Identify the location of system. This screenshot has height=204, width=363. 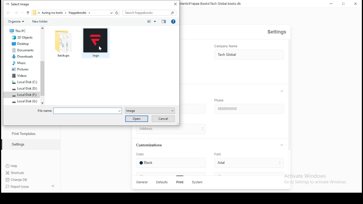
(199, 183).